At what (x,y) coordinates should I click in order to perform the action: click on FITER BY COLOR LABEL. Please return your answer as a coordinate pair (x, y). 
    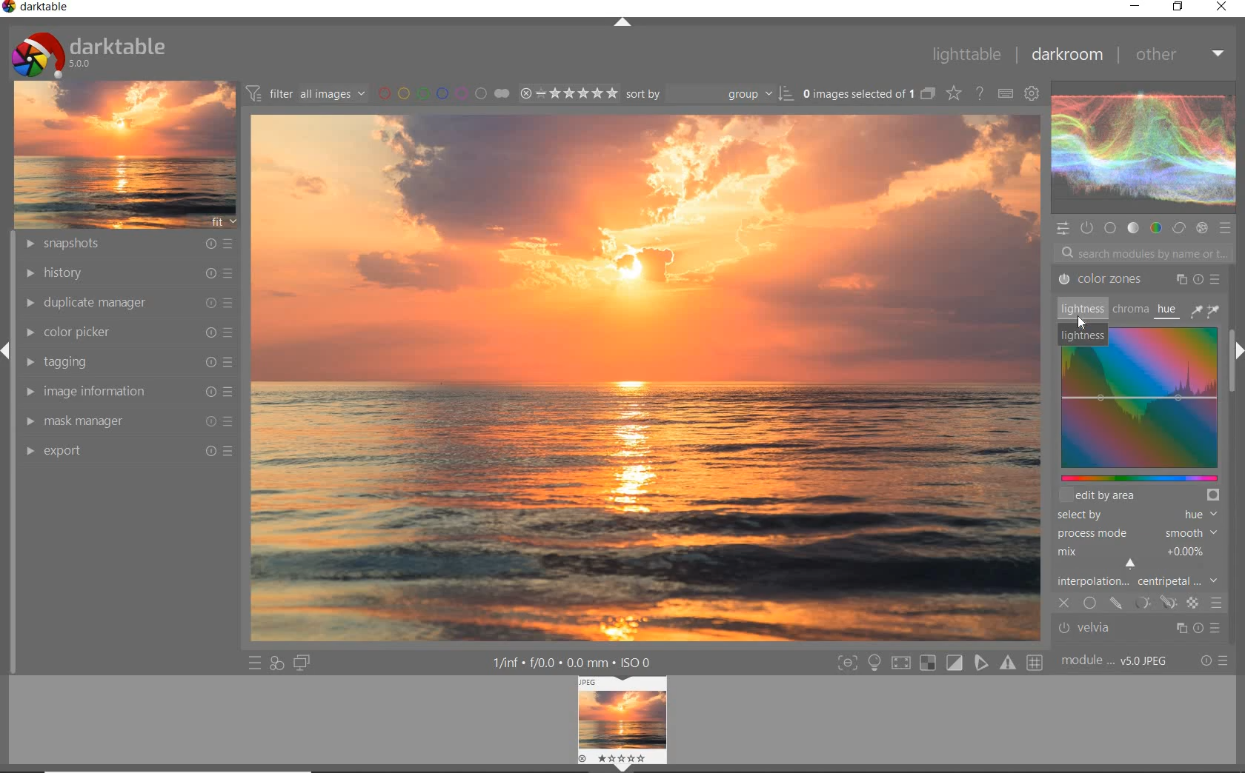
    Looking at the image, I should click on (442, 93).